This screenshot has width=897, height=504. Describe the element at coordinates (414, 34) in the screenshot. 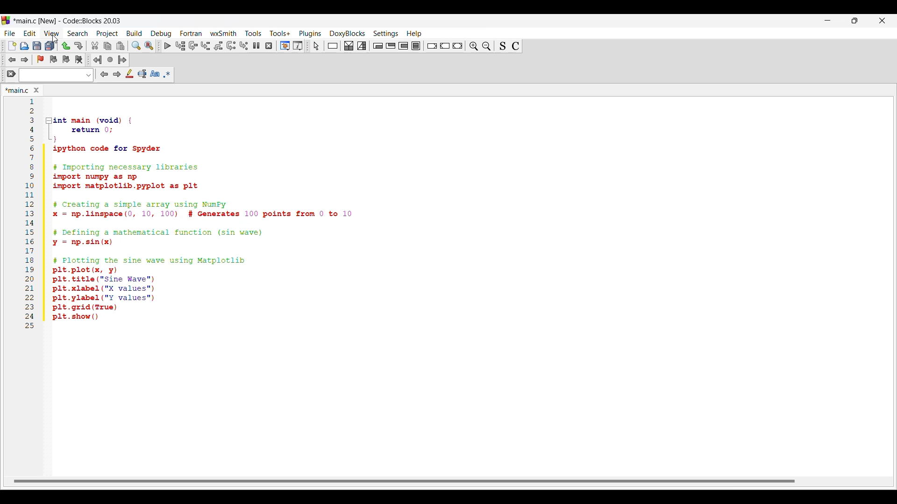

I see `Help menu` at that location.